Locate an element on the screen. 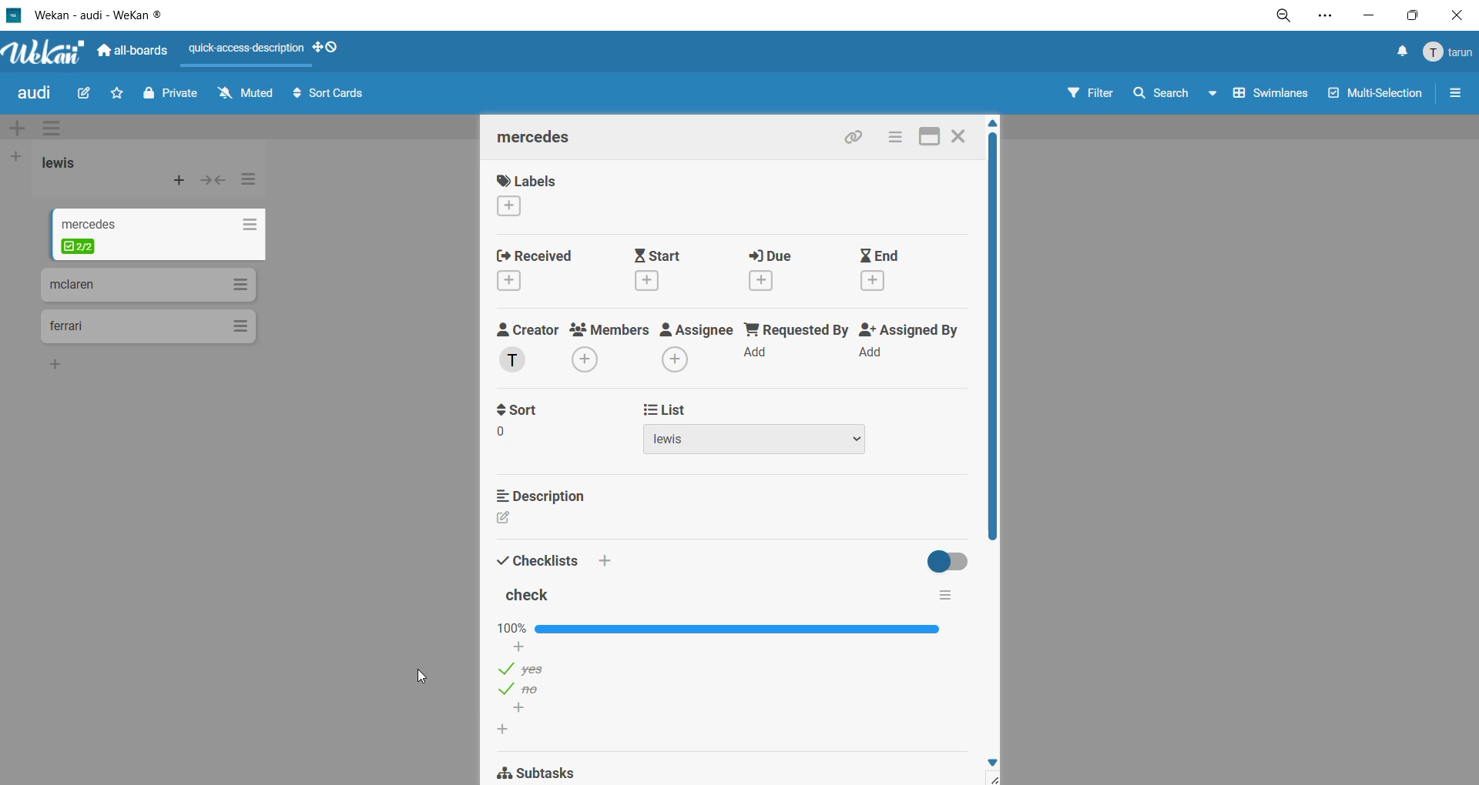  quick access description is located at coordinates (246, 48).